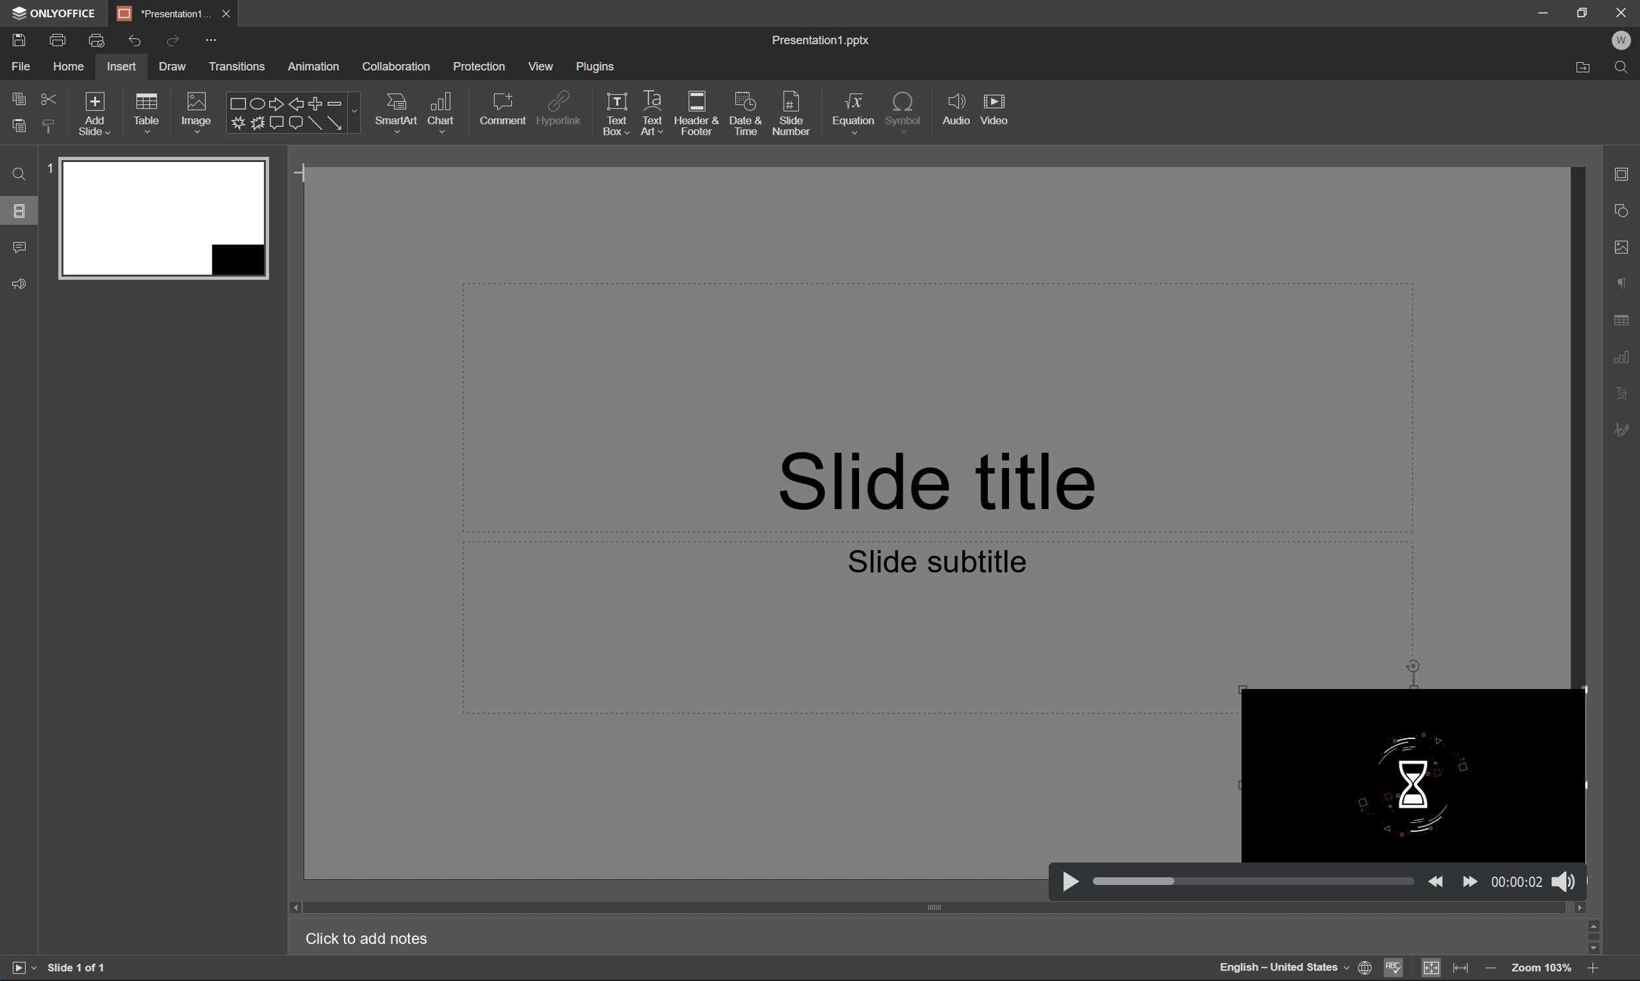 Image resolution: width=1640 pixels, height=981 pixels. What do you see at coordinates (906, 110) in the screenshot?
I see `symbol` at bounding box center [906, 110].